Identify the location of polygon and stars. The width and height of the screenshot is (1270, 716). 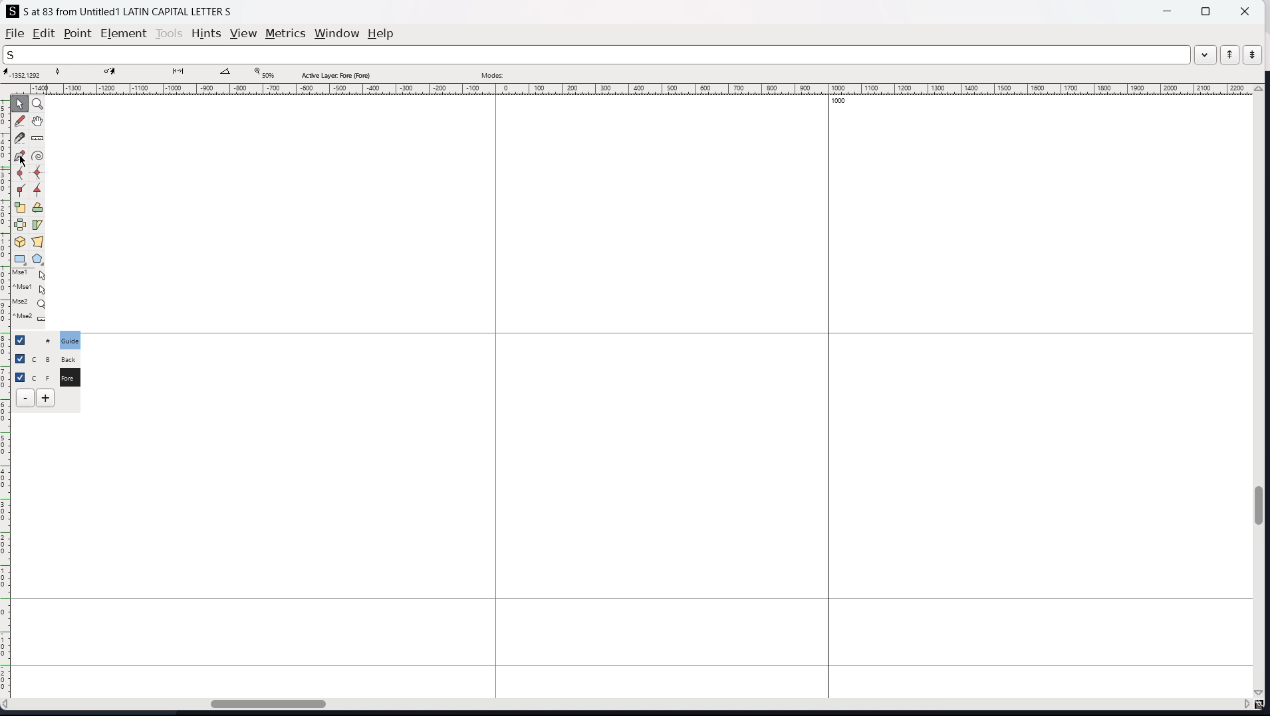
(39, 260).